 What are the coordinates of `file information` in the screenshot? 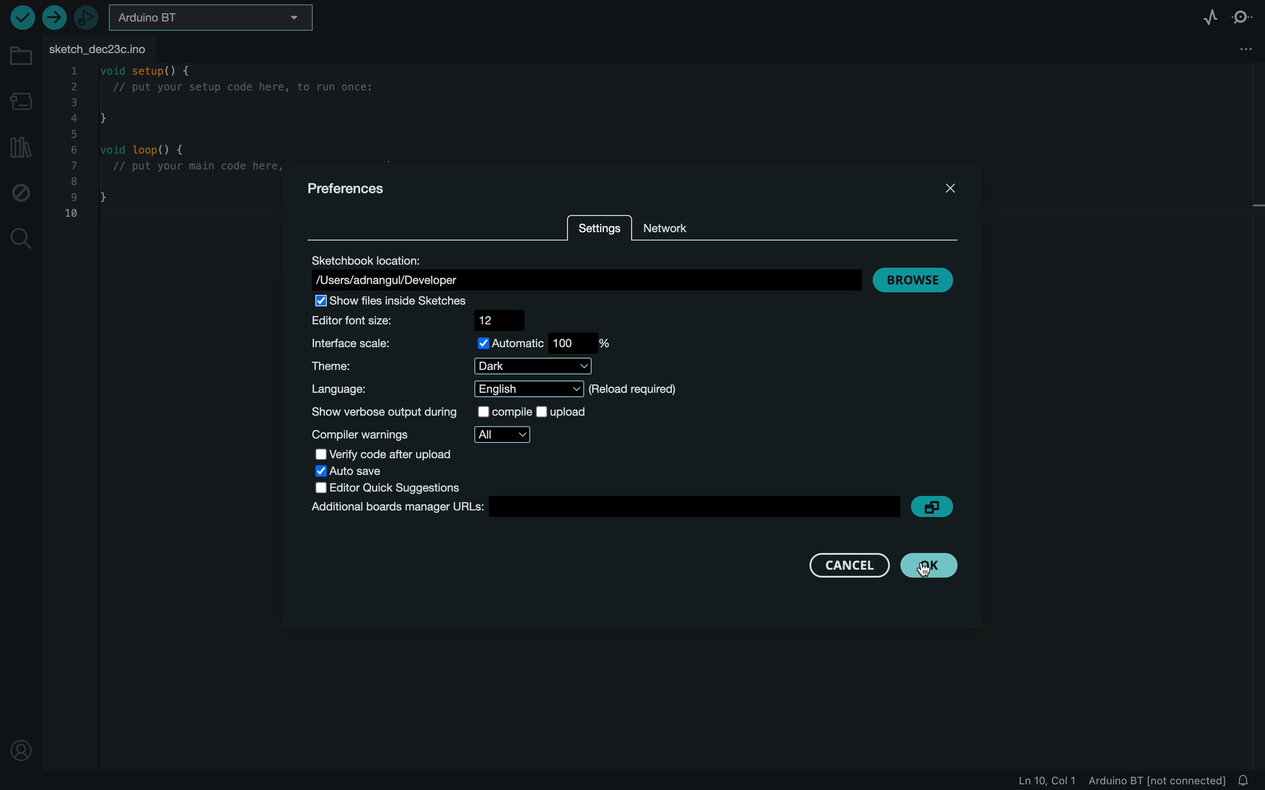 It's located at (1119, 780).